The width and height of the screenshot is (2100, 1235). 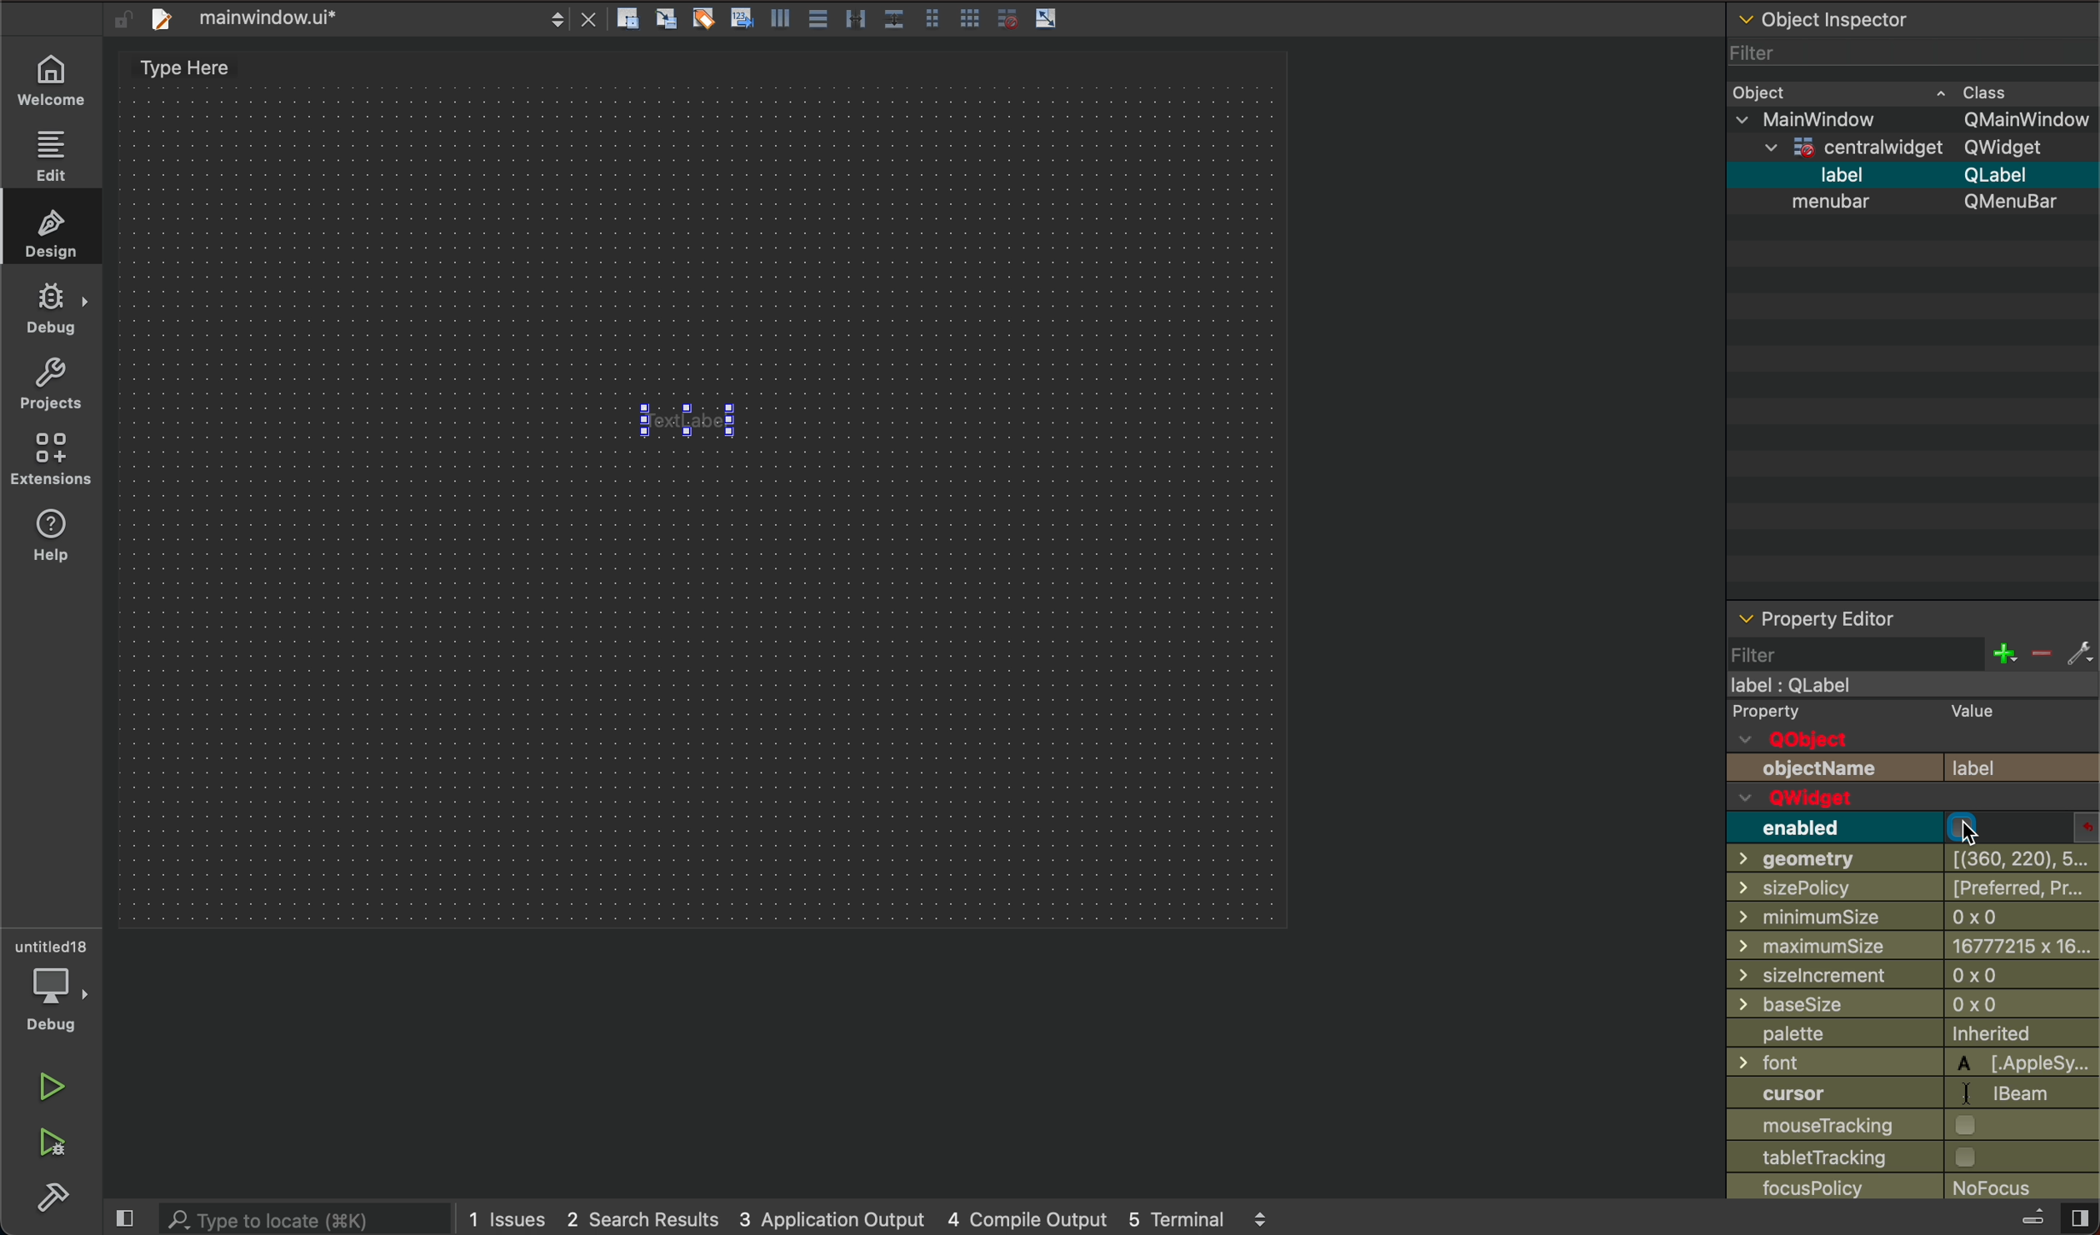 I want to click on enabled, so click(x=2083, y=827).